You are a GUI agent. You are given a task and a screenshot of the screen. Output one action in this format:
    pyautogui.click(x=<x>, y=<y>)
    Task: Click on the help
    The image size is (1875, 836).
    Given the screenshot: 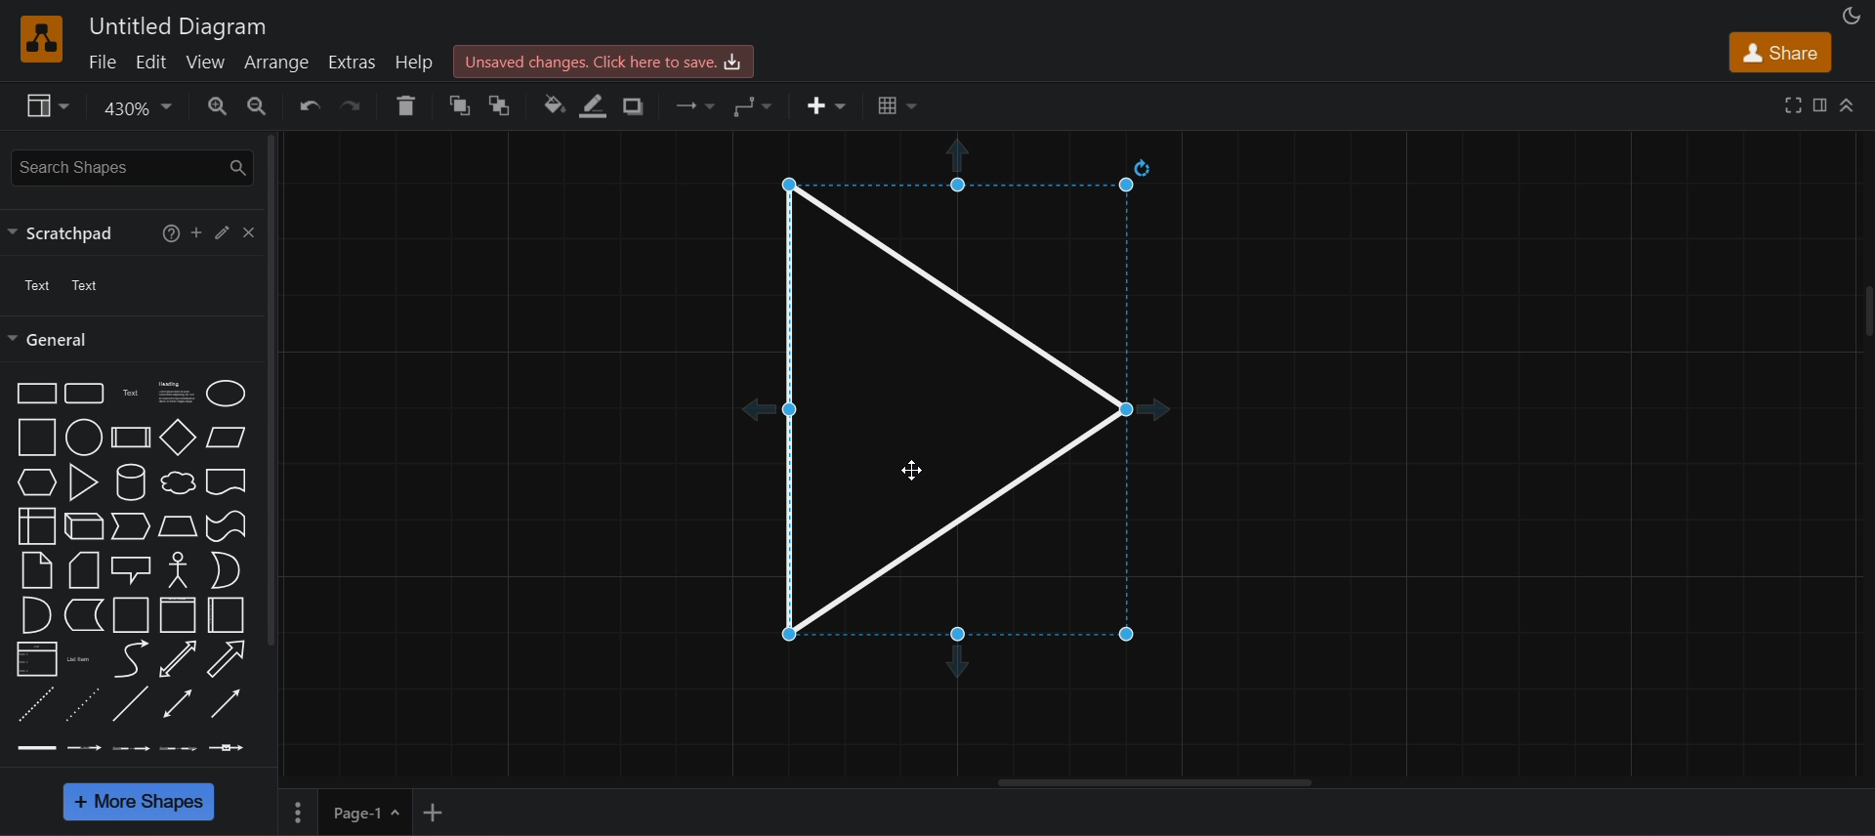 What is the action you would take?
    pyautogui.click(x=167, y=231)
    